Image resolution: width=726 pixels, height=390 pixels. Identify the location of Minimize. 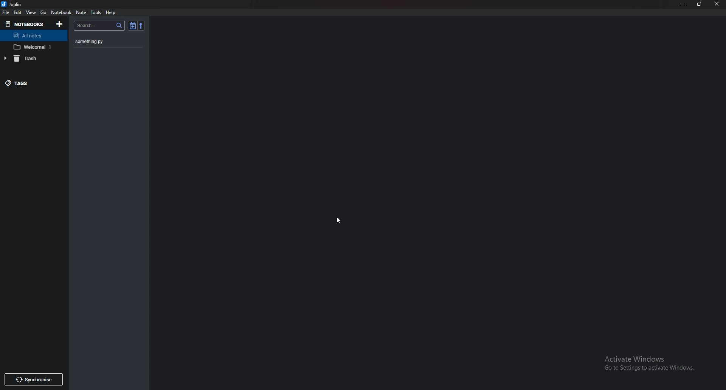
(683, 4).